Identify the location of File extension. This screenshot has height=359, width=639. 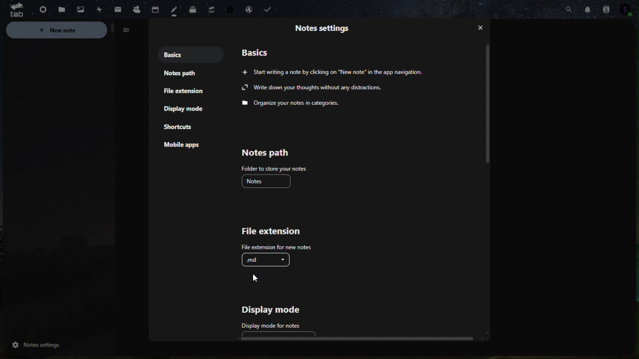
(270, 231).